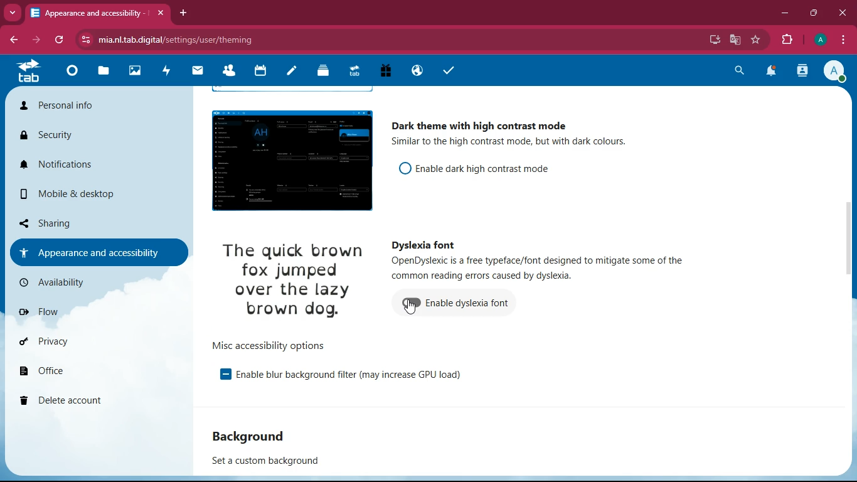  I want to click on sharing, so click(90, 222).